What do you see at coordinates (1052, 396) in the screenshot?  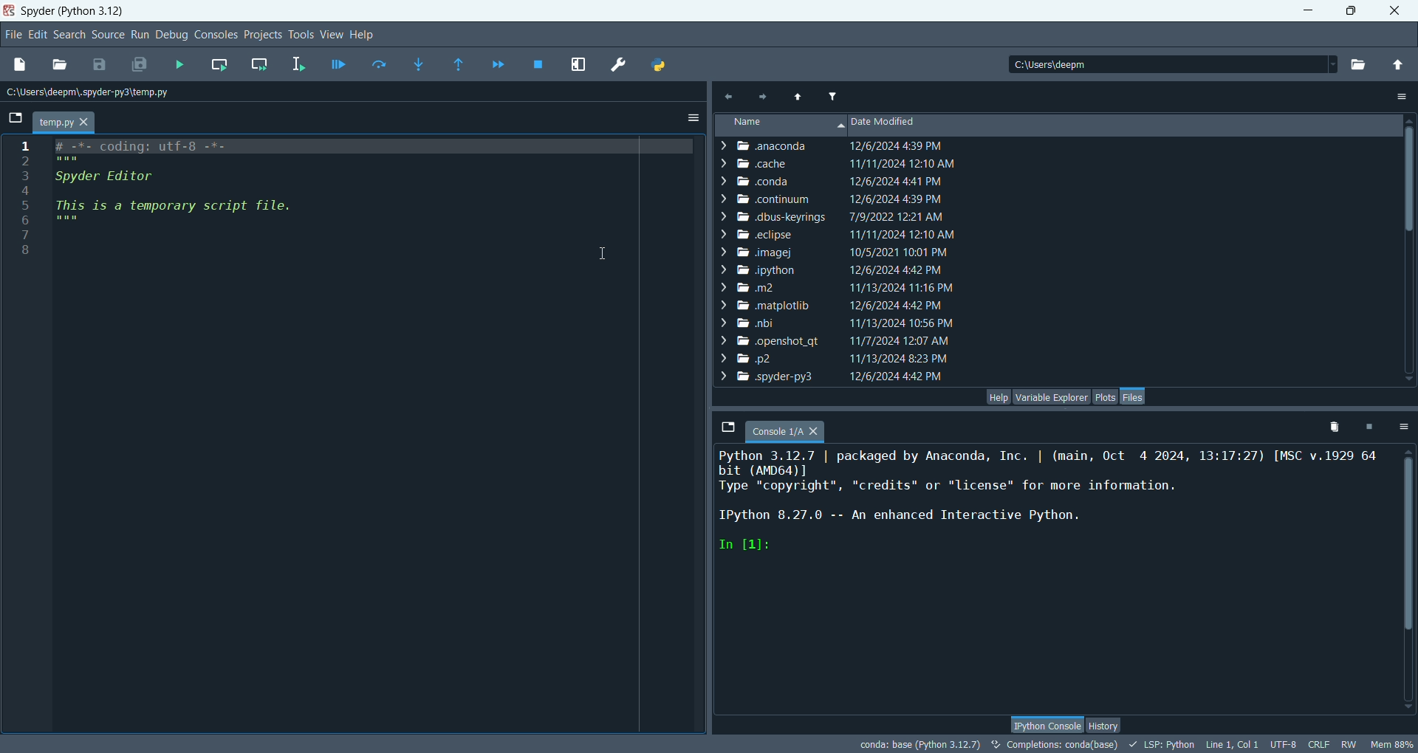 I see `variable explorer` at bounding box center [1052, 396].